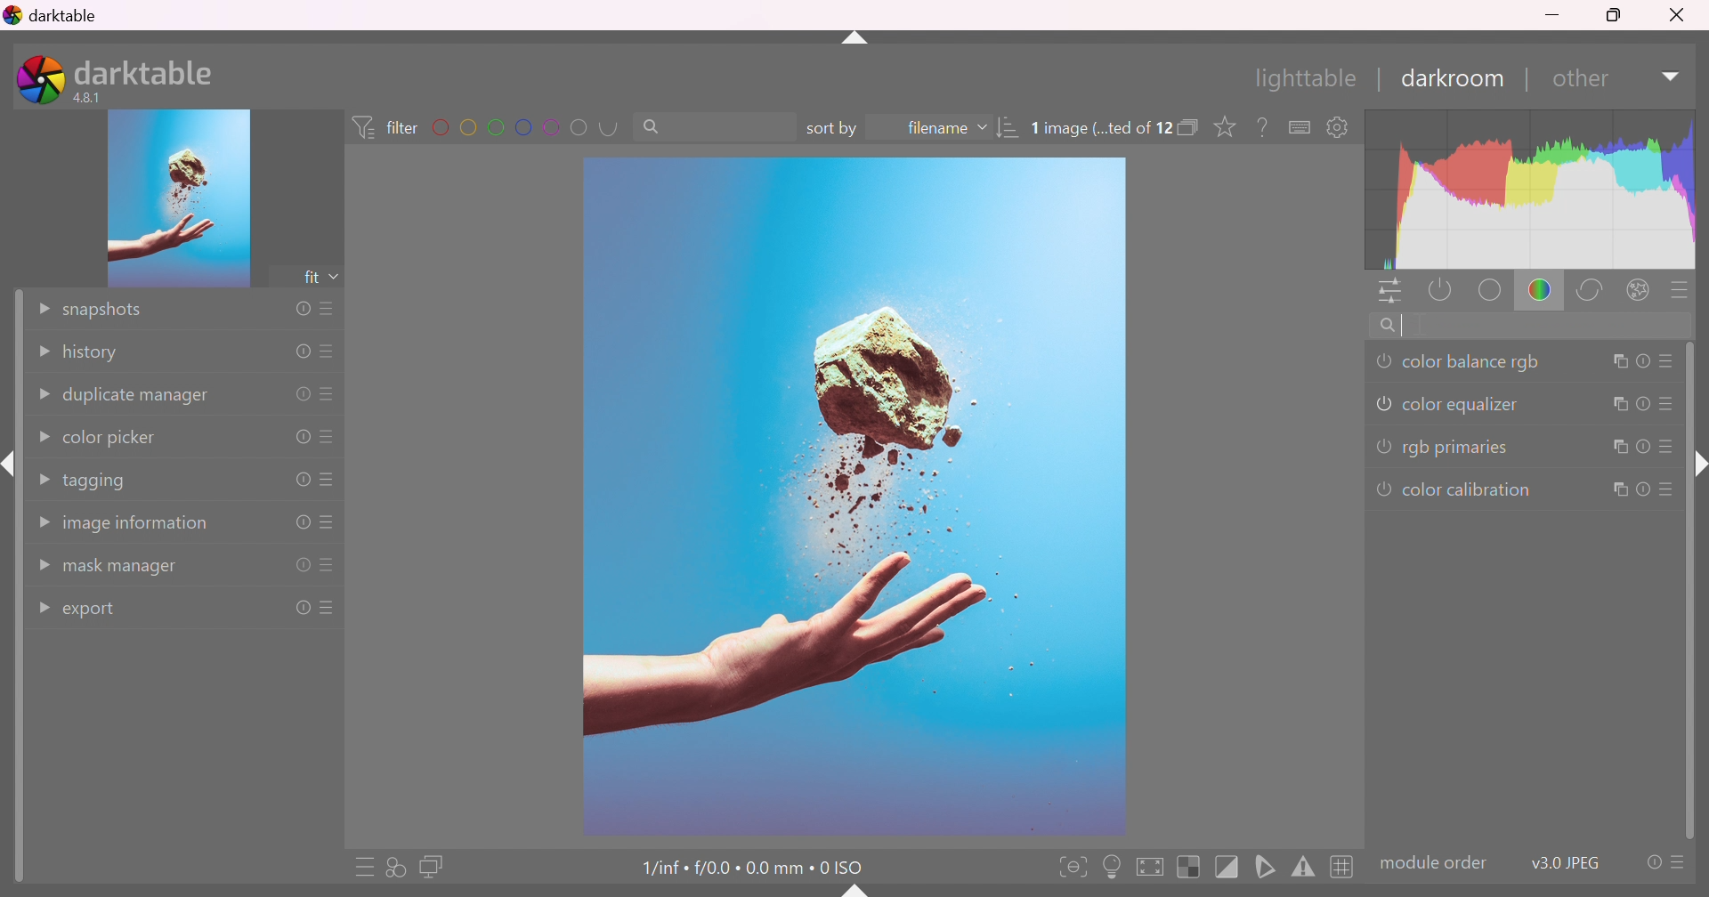 The width and height of the screenshot is (1709, 897). I want to click on sort by, so click(831, 129).